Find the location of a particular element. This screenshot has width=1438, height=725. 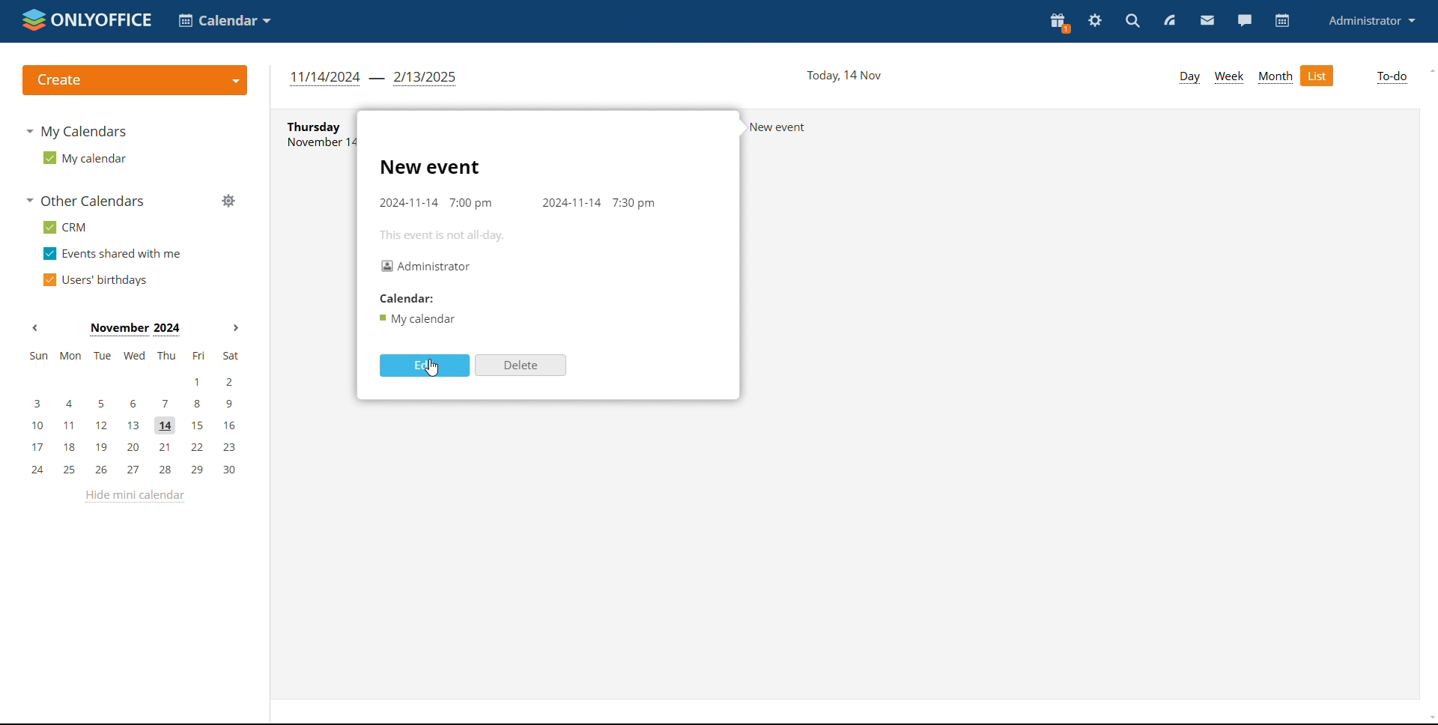

month view is located at coordinates (1275, 76).